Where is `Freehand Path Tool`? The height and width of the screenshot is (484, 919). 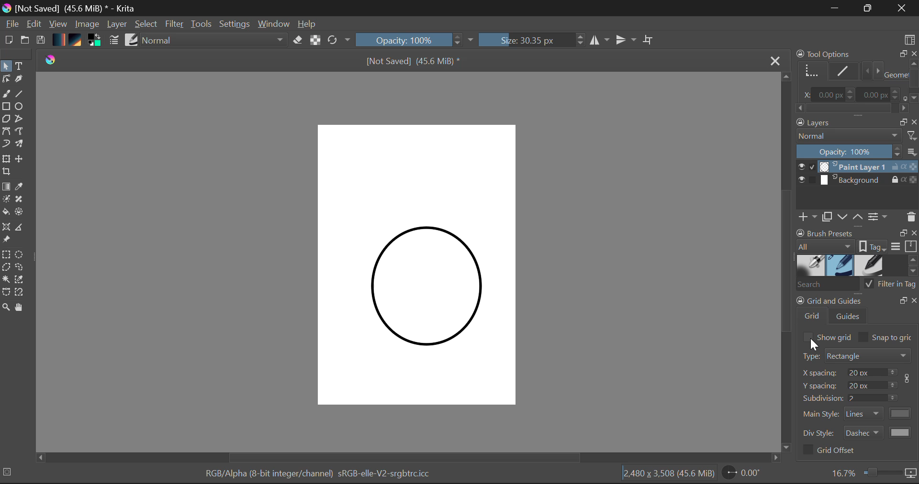 Freehand Path Tool is located at coordinates (23, 132).